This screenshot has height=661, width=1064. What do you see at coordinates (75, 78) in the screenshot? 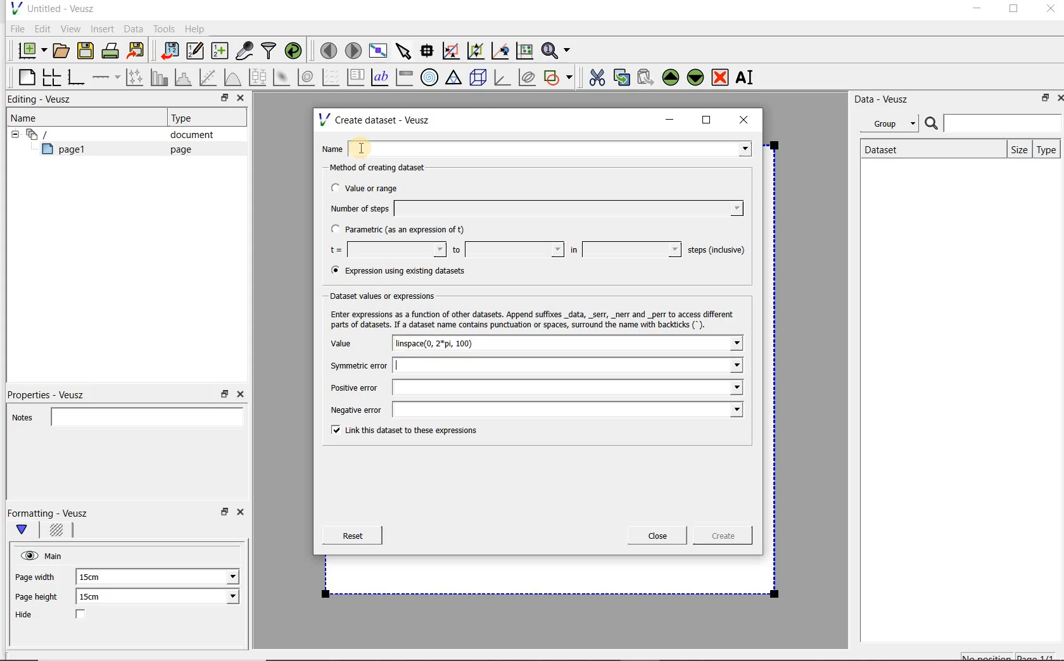
I see `base graph` at bounding box center [75, 78].